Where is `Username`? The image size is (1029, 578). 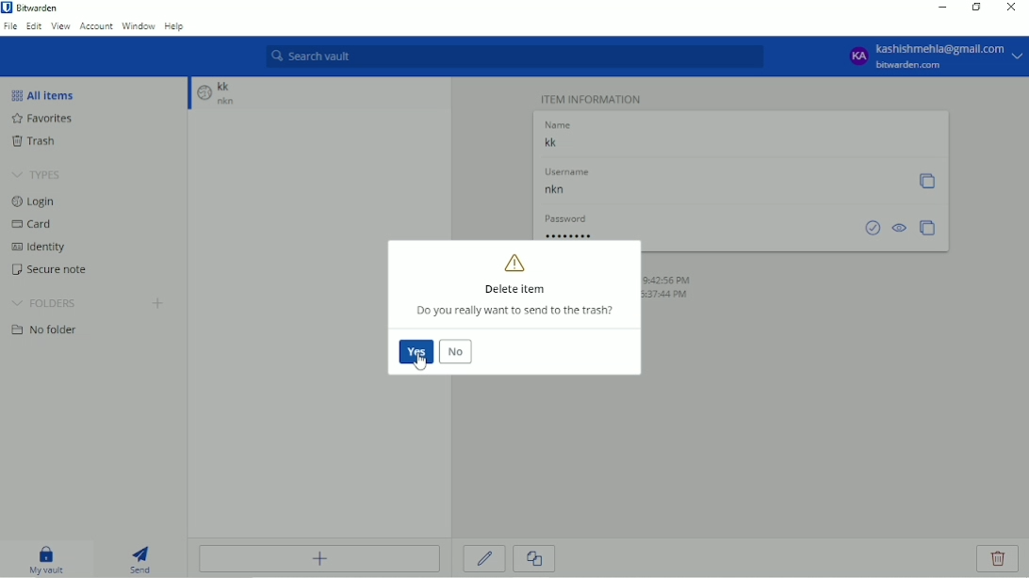
Username is located at coordinates (717, 191).